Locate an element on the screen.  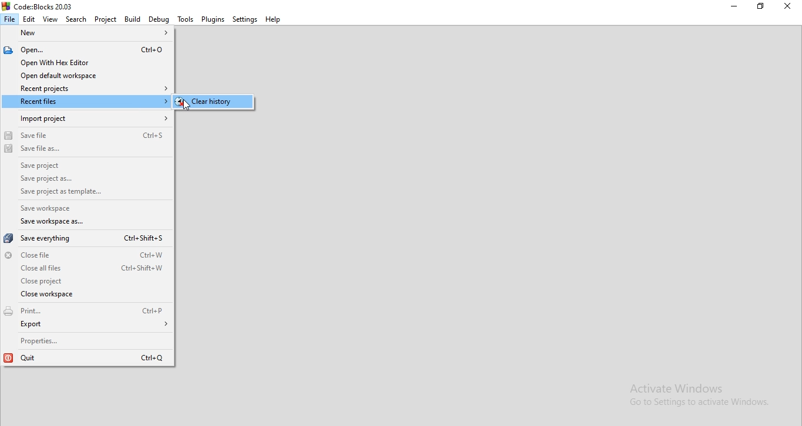
Close File is located at coordinates (83, 255).